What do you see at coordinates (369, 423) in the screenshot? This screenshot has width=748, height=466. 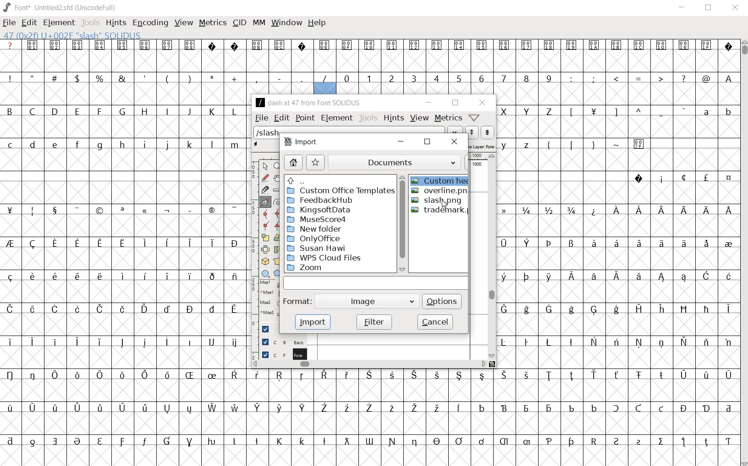 I see `empty cells` at bounding box center [369, 423].